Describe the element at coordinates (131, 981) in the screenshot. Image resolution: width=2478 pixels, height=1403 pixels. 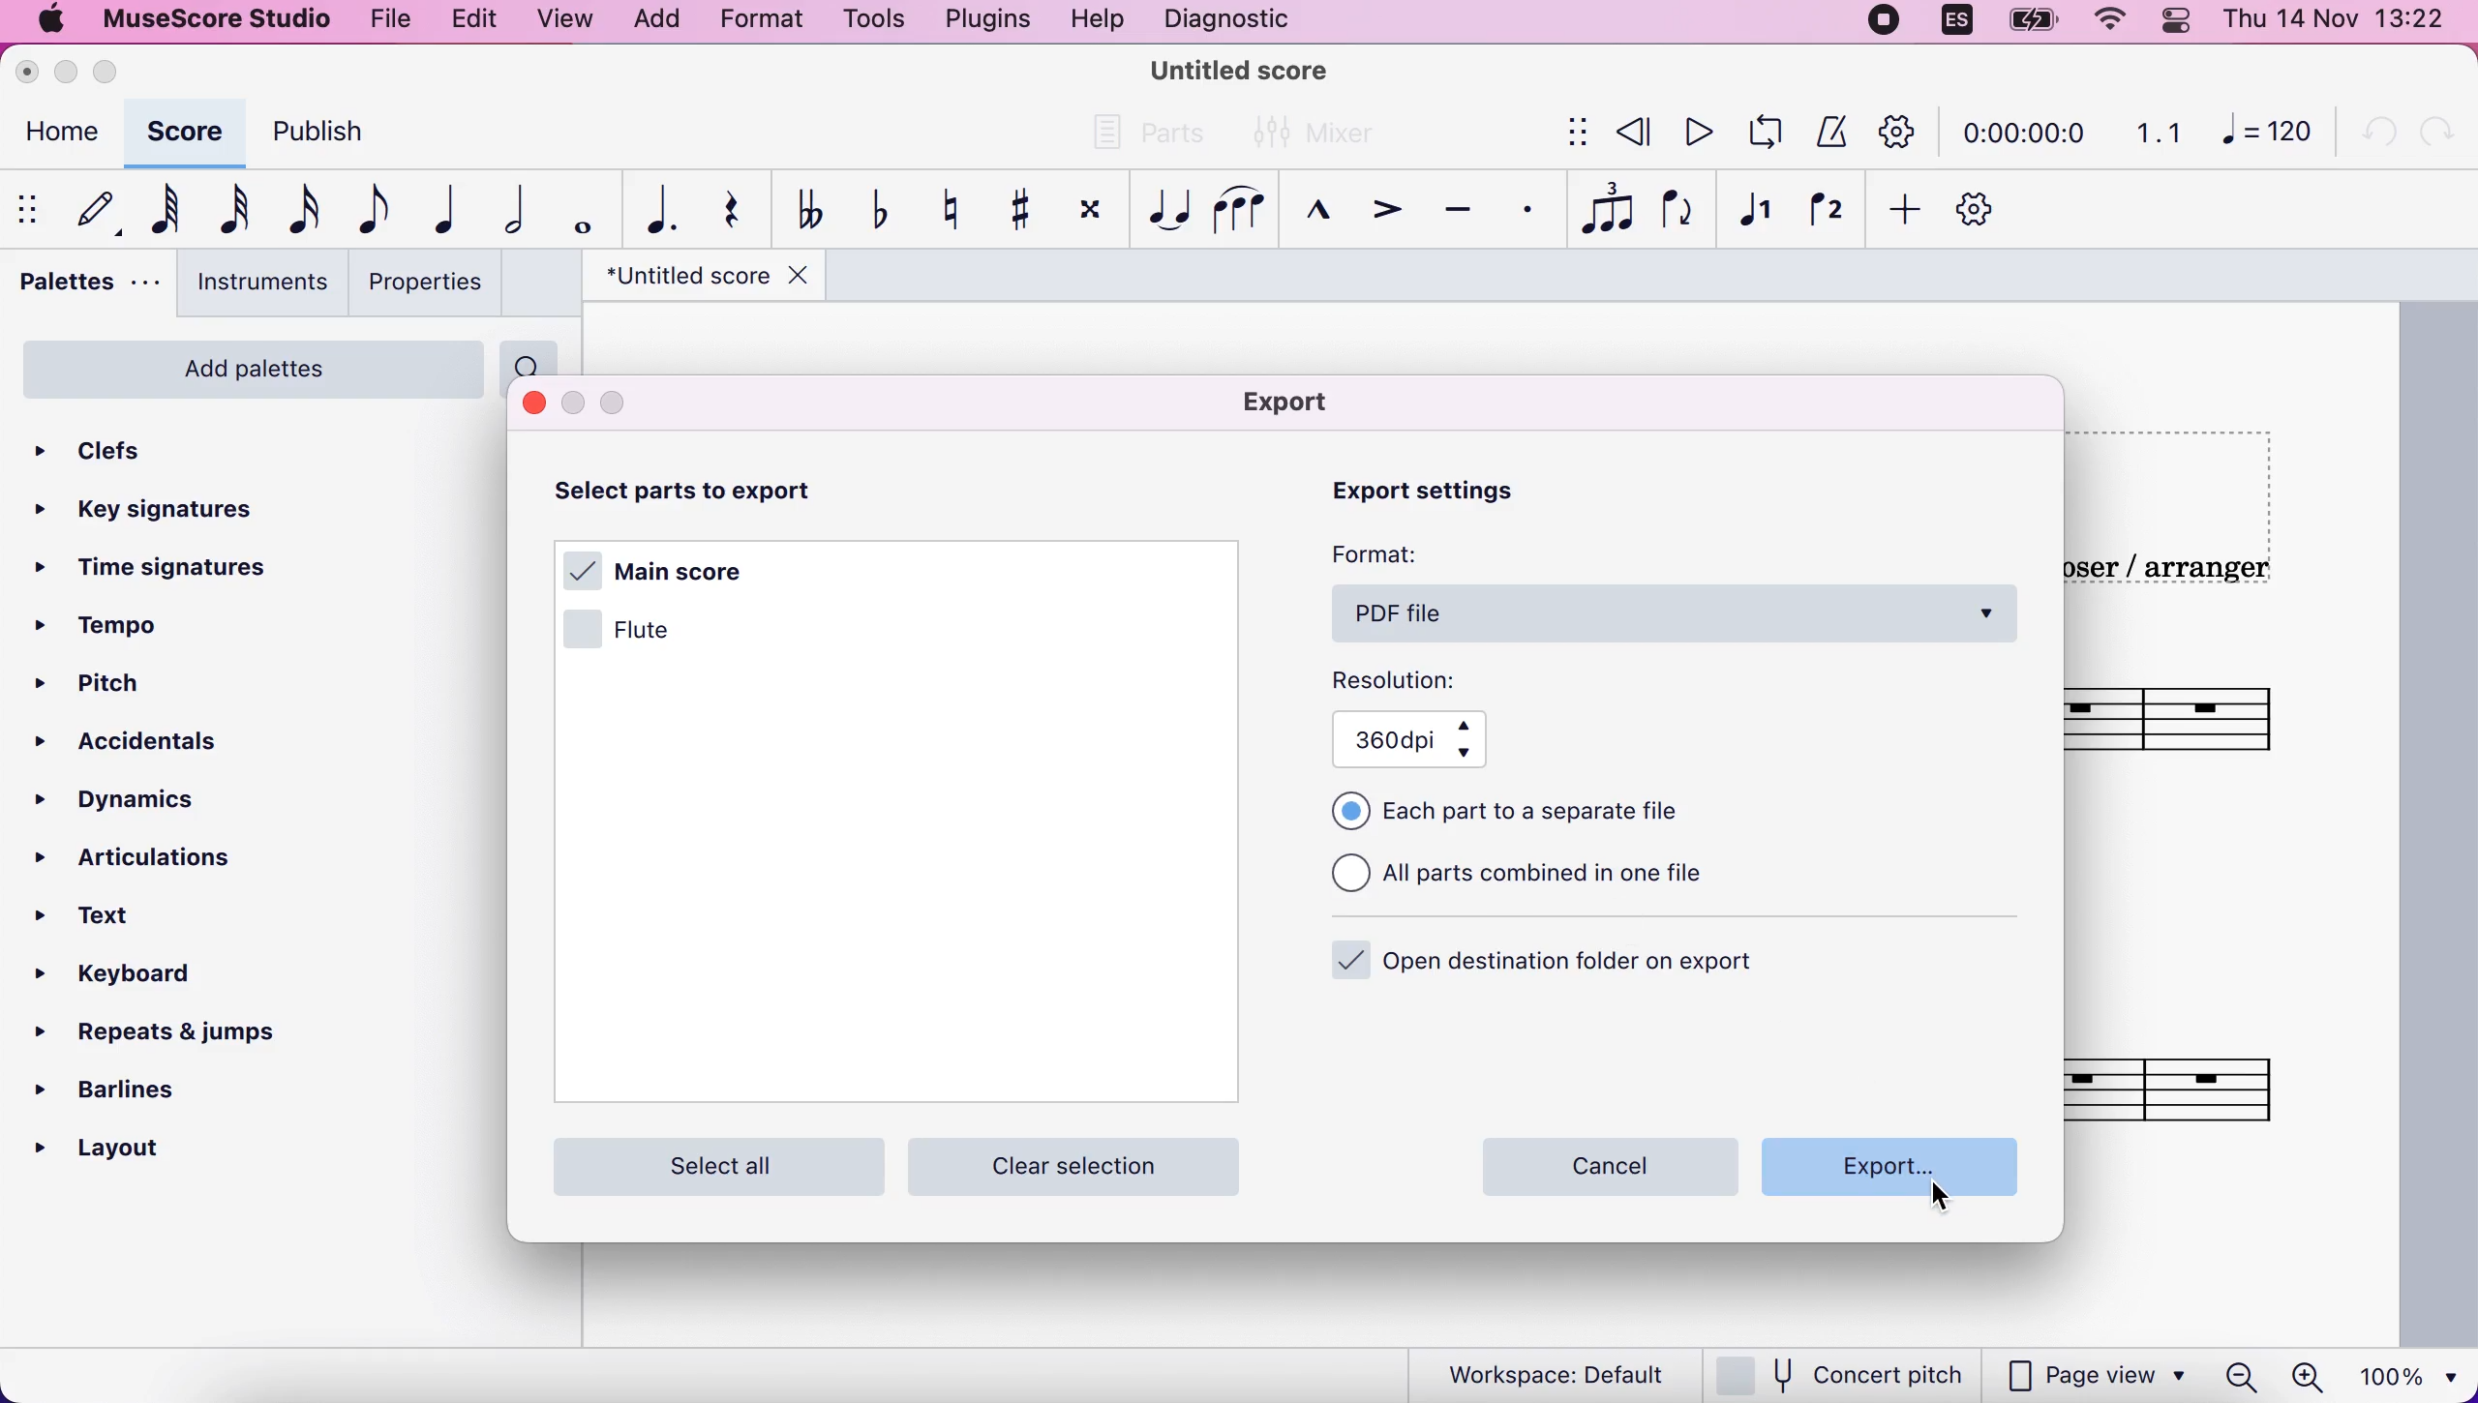
I see `keyboard` at that location.